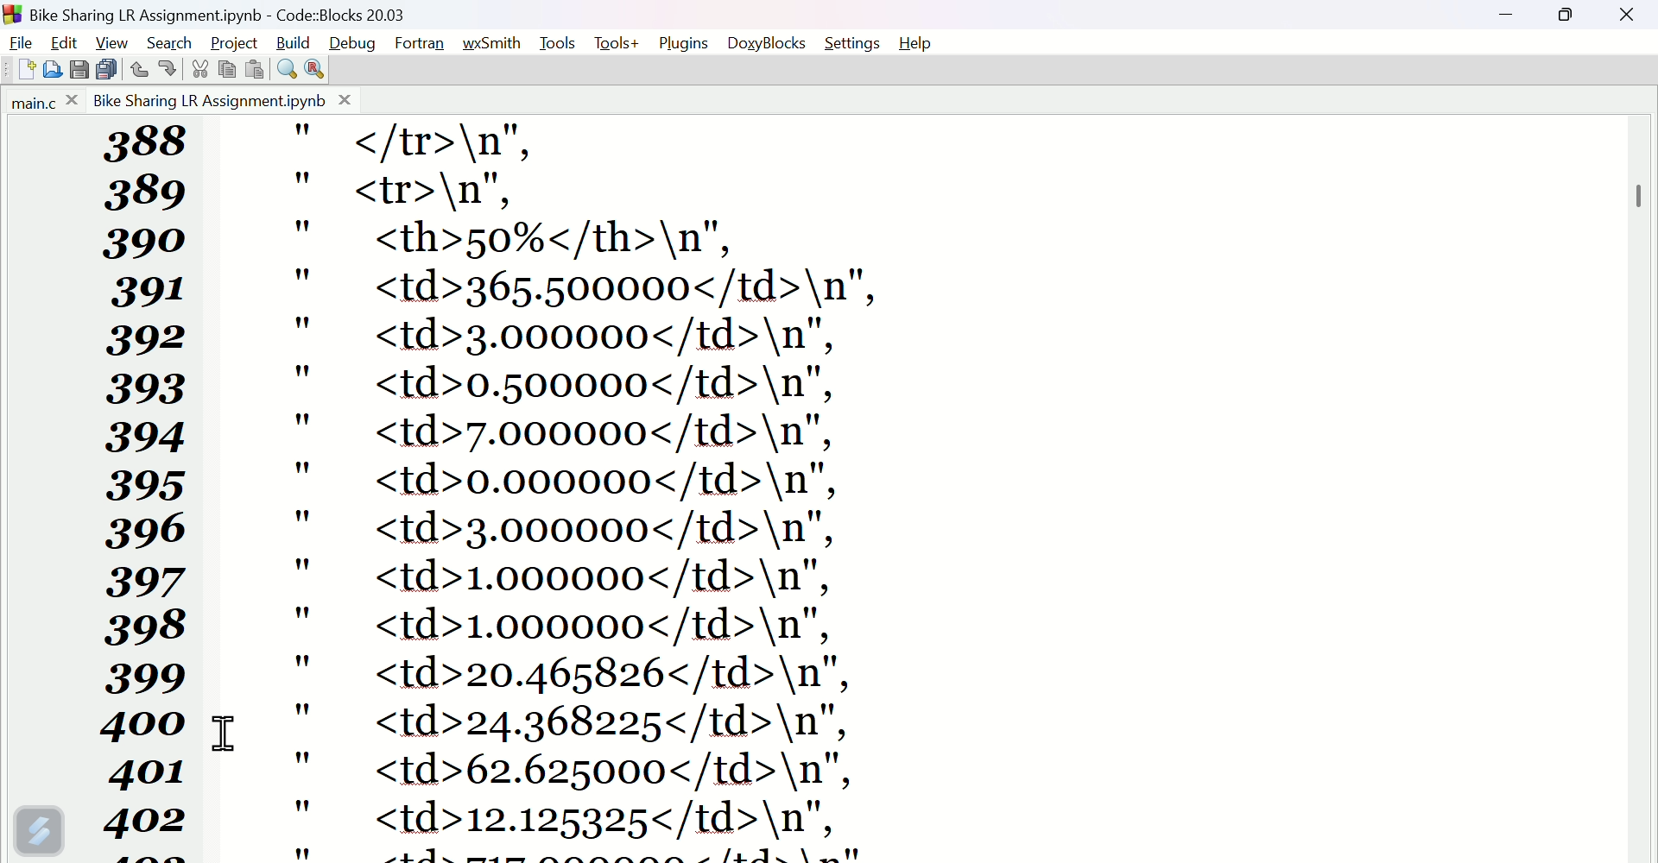  What do you see at coordinates (423, 44) in the screenshot?
I see `Fortran` at bounding box center [423, 44].